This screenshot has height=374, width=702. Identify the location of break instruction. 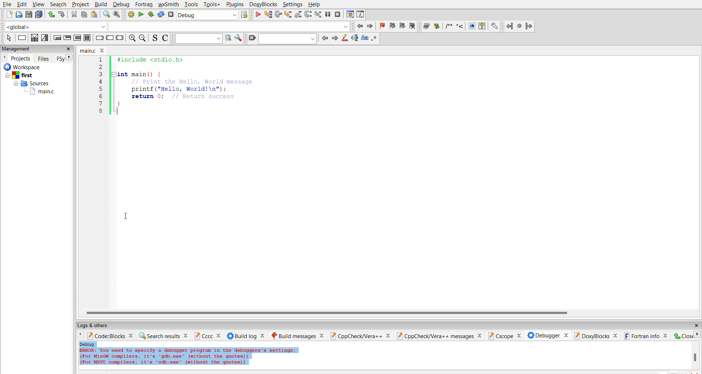
(100, 38).